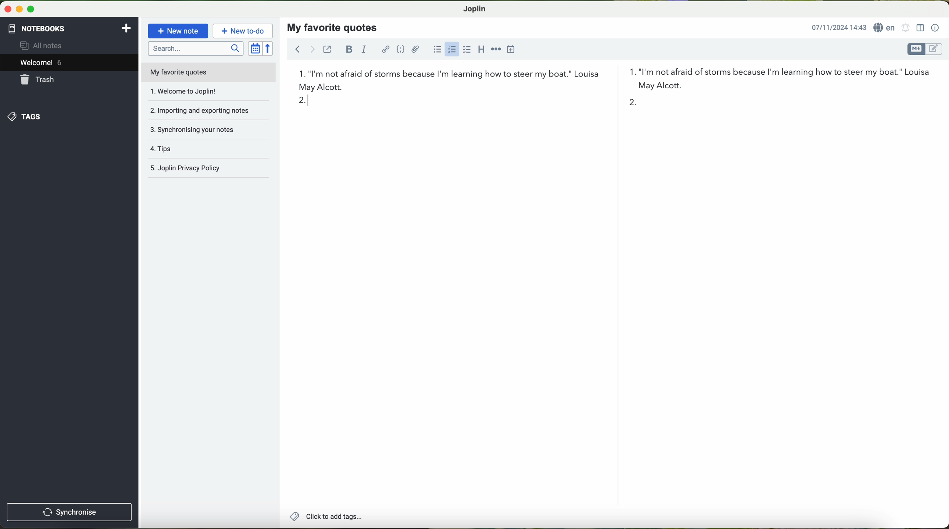 This screenshot has width=949, height=529. I want to click on toggle editor layout, so click(920, 28).